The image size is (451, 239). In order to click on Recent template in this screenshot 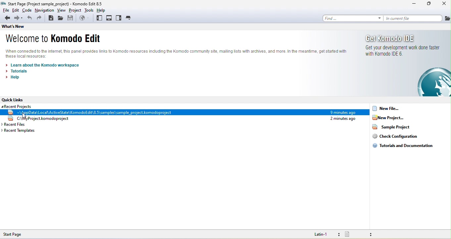, I will do `click(26, 130)`.